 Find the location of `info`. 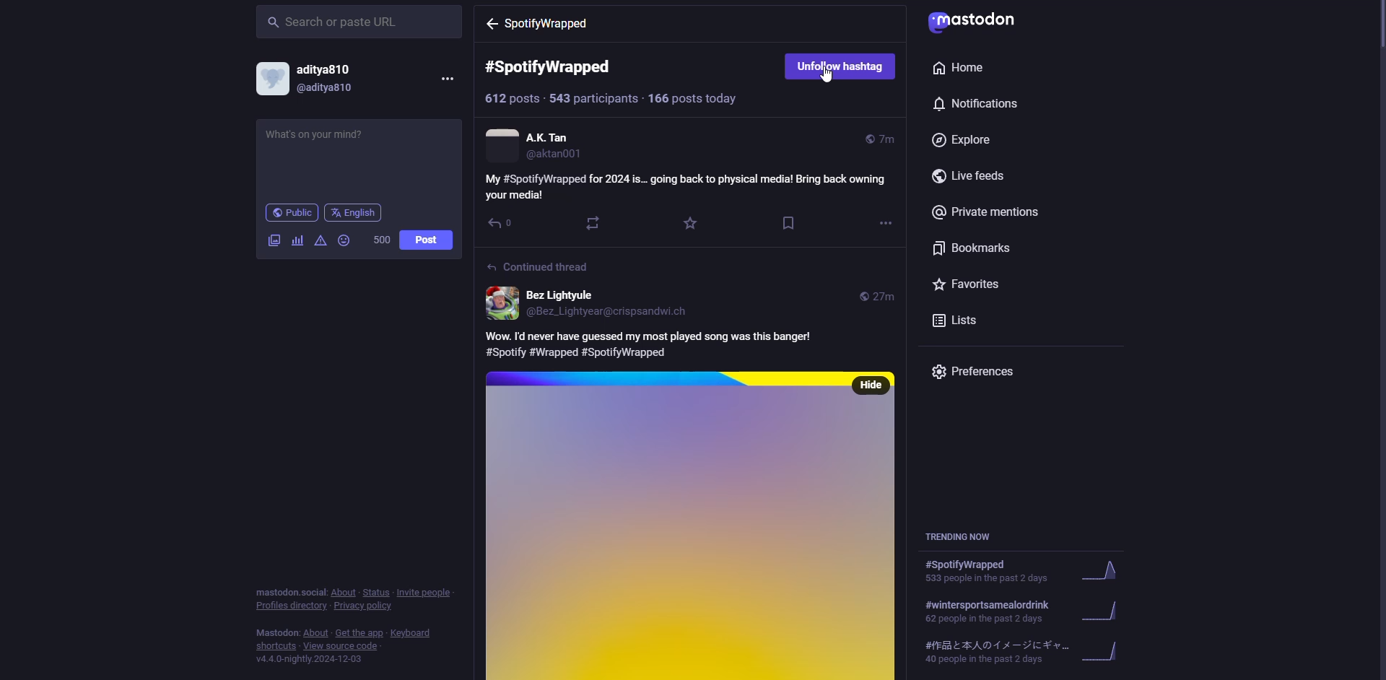

info is located at coordinates (352, 624).